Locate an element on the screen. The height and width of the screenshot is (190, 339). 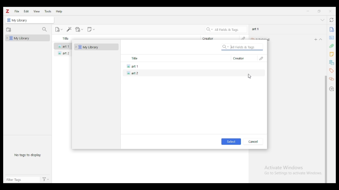
attachments is located at coordinates (331, 46).